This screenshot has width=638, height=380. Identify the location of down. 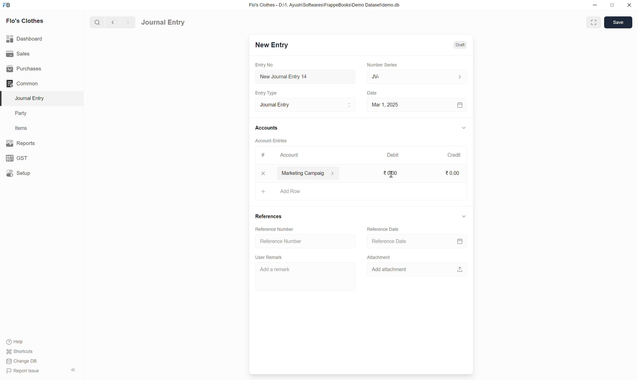
(463, 129).